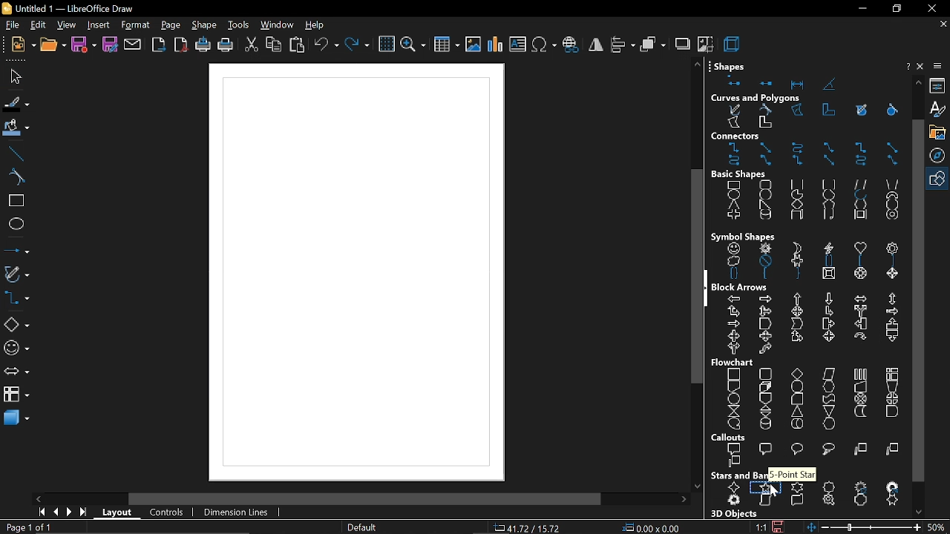 This screenshot has height=534, width=950. Describe the element at coordinates (705, 44) in the screenshot. I see `crop` at that location.